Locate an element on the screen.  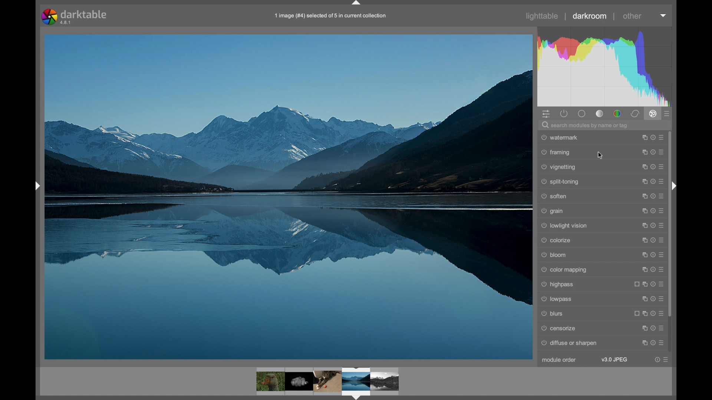
more options is located at coordinates (649, 314).